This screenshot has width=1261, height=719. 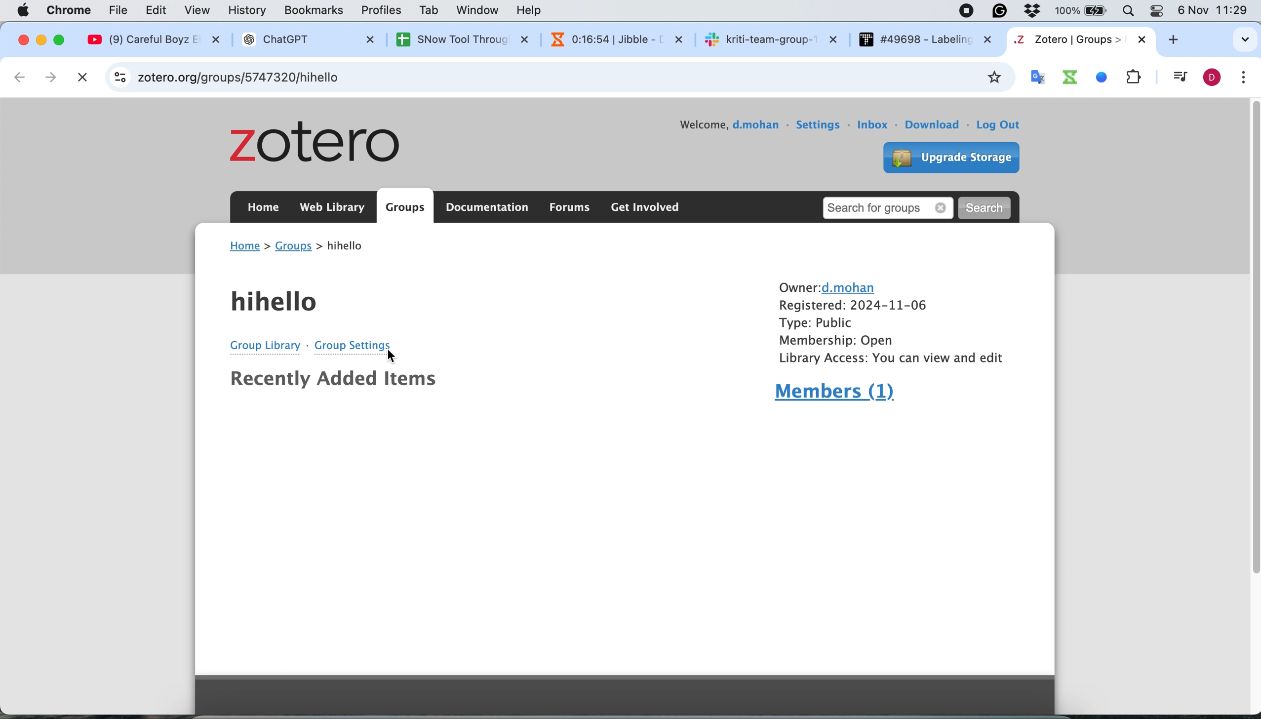 I want to click on # #49698 - Labelin: x, so click(x=926, y=40).